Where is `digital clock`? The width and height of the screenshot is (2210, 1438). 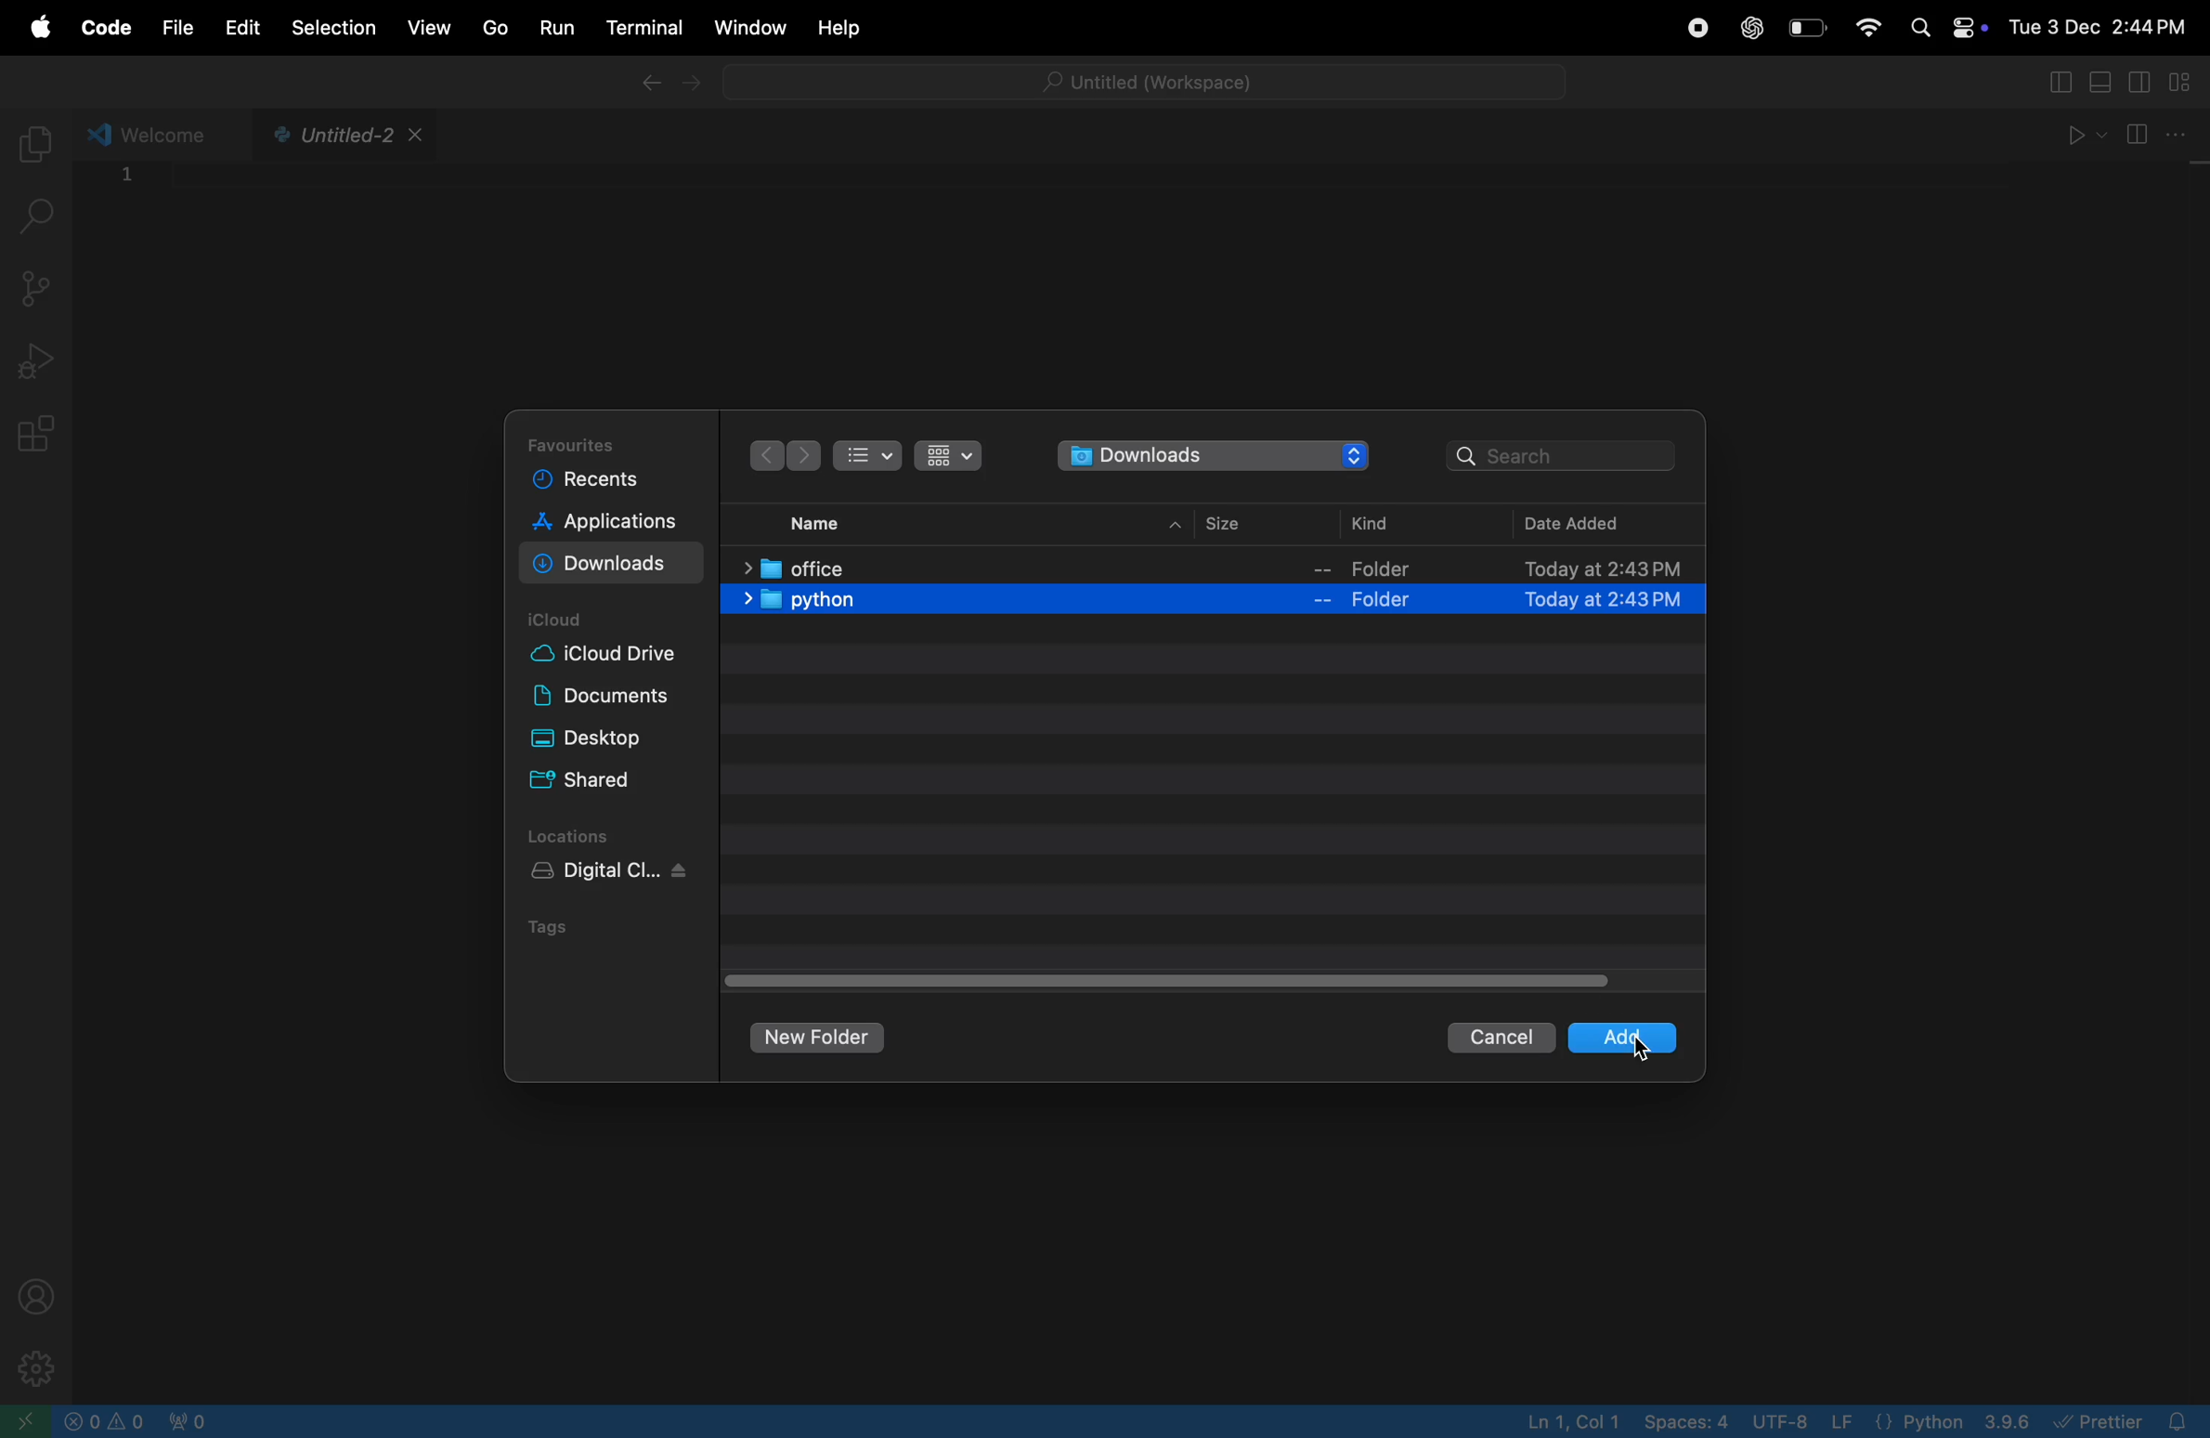 digital clock is located at coordinates (599, 876).